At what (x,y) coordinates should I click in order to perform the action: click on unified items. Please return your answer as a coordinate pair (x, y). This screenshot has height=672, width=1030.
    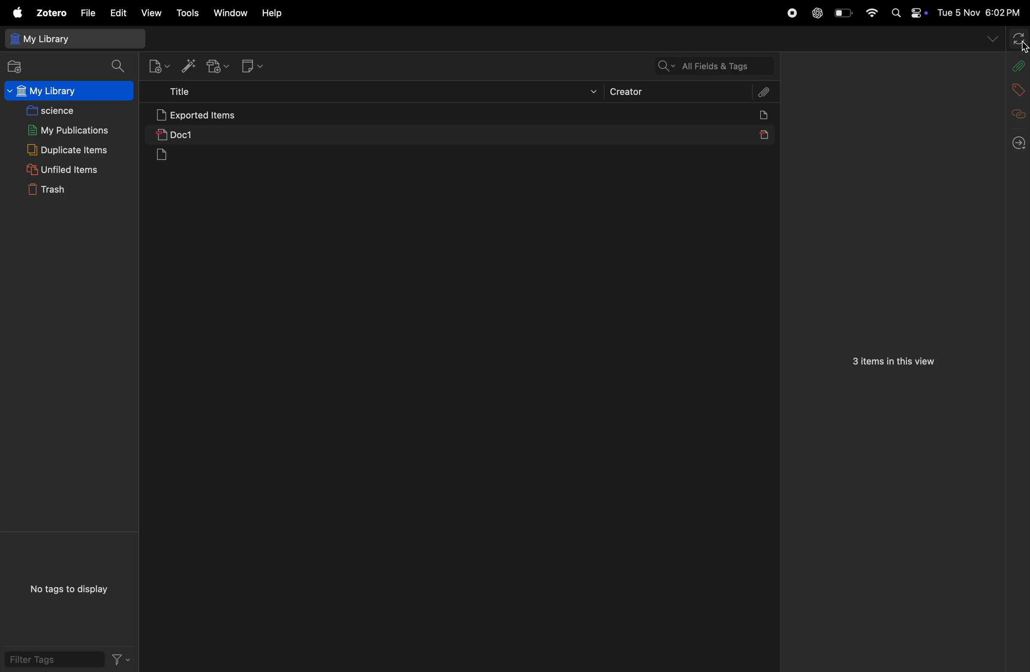
    Looking at the image, I should click on (62, 171).